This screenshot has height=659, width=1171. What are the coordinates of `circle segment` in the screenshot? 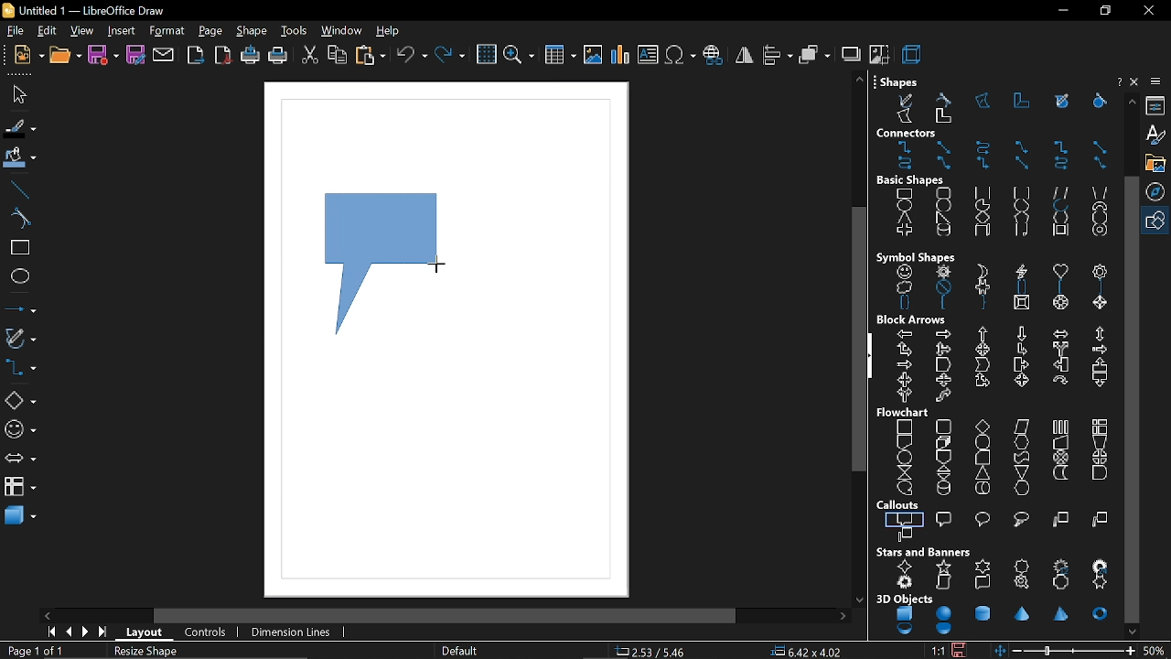 It's located at (1021, 206).